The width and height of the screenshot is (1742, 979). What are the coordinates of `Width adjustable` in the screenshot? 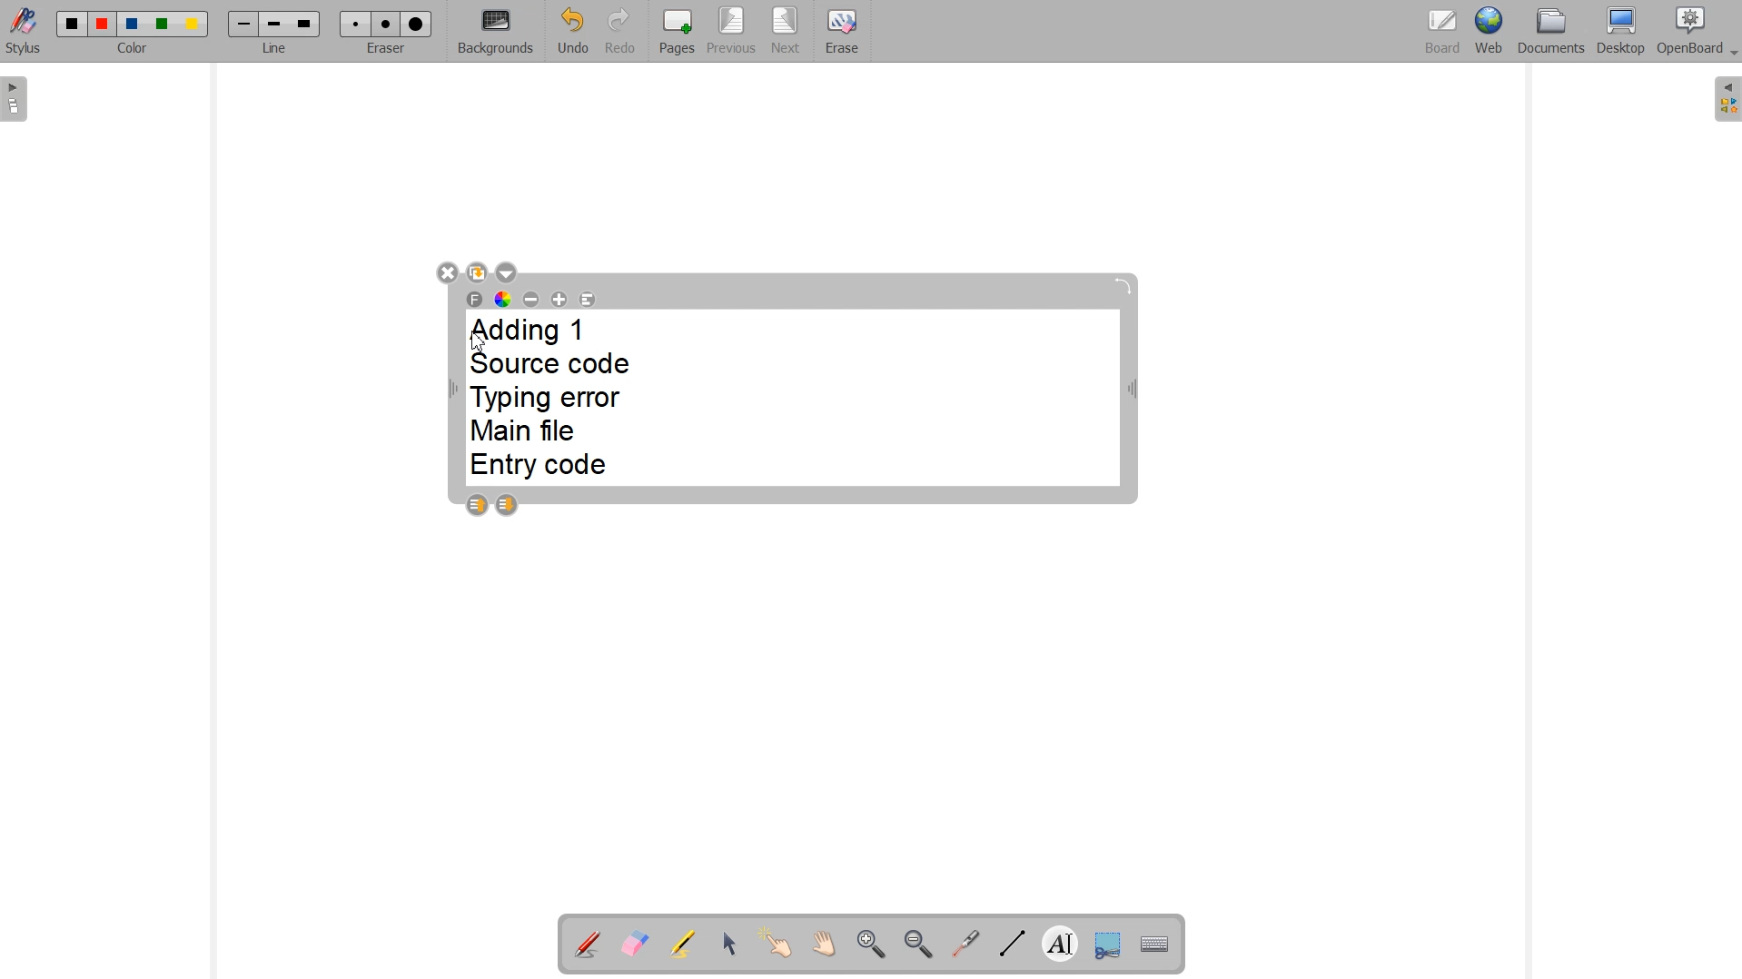 It's located at (1133, 392).